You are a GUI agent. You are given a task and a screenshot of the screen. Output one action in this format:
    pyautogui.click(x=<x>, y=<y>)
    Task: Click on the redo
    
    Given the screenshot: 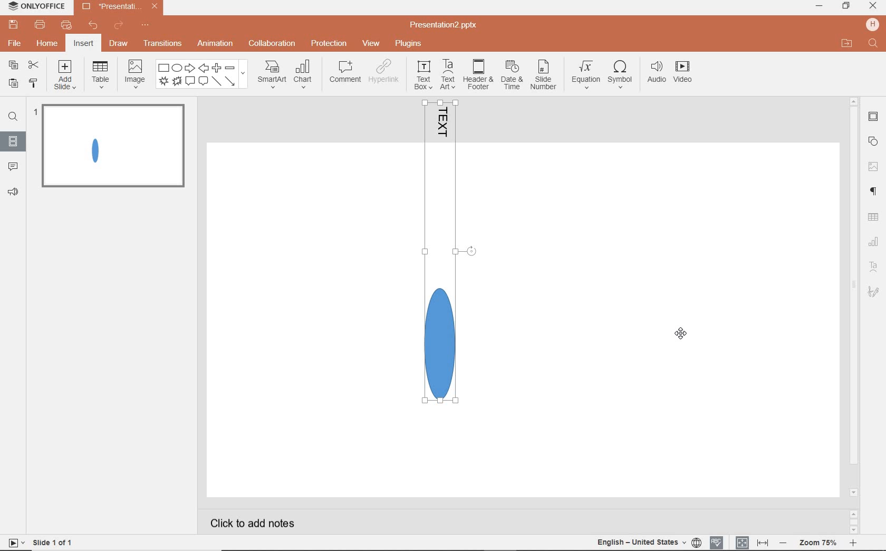 What is the action you would take?
    pyautogui.click(x=118, y=26)
    